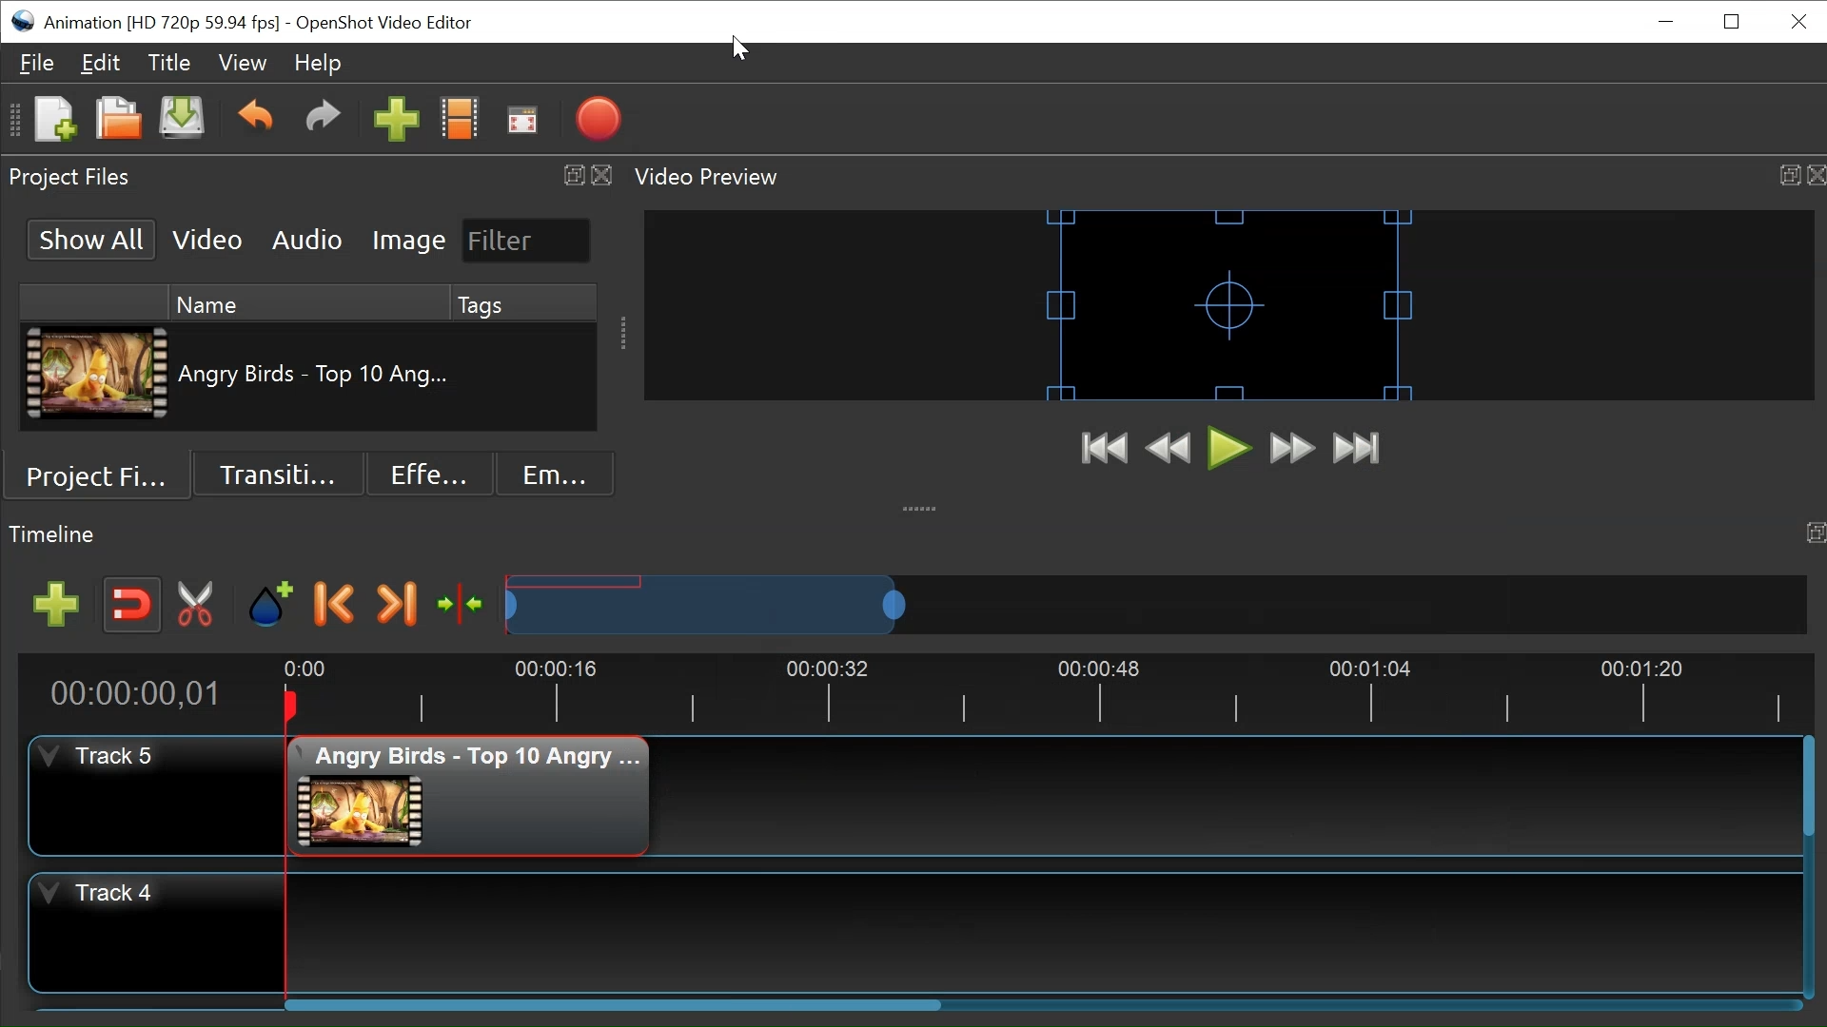 This screenshot has height=1027, width=1827. What do you see at coordinates (50, 121) in the screenshot?
I see `Open Project` at bounding box center [50, 121].